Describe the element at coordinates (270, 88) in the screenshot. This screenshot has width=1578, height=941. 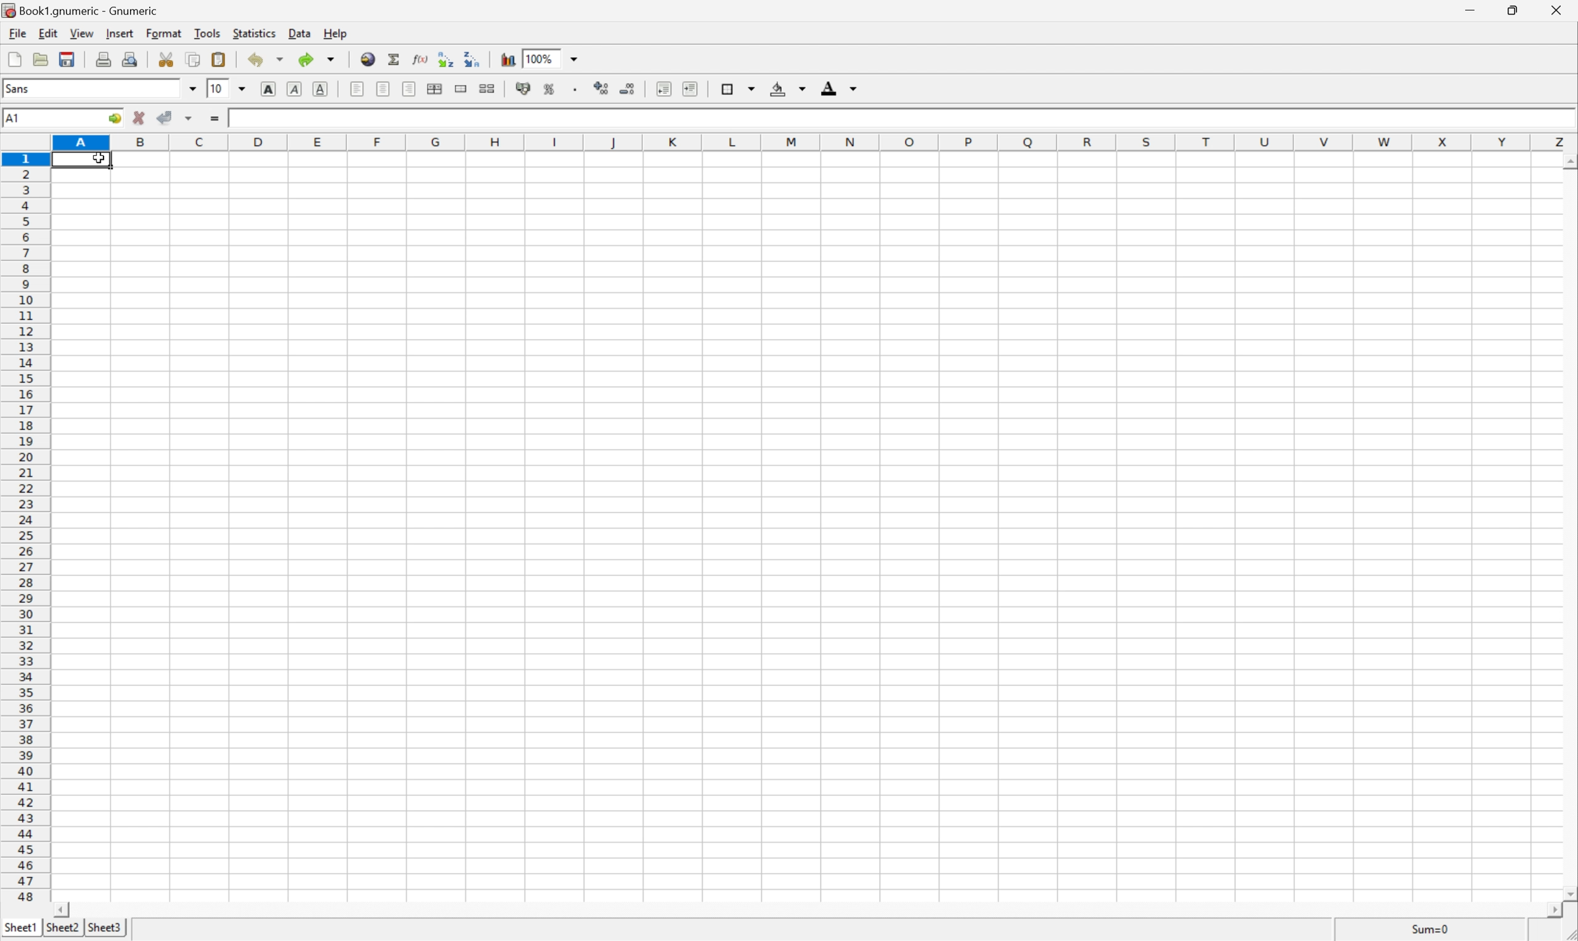
I see `bold` at that location.